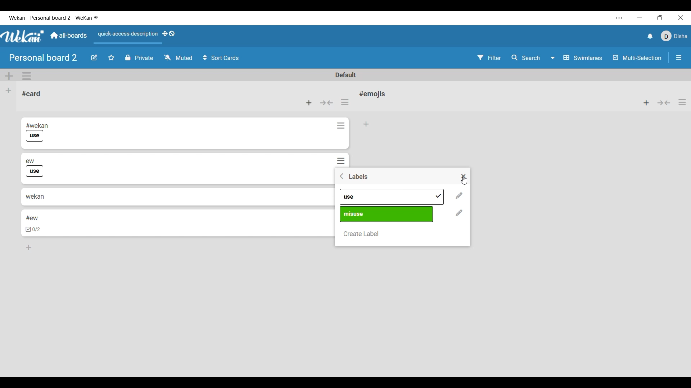 This screenshot has height=388, width=691. What do you see at coordinates (23, 36) in the screenshot?
I see `Software logo` at bounding box center [23, 36].